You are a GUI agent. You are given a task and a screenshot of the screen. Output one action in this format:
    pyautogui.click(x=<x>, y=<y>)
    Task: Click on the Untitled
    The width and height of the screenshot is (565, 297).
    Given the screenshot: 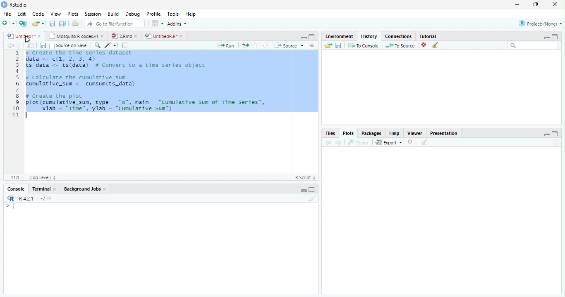 What is the action you would take?
    pyautogui.click(x=24, y=36)
    